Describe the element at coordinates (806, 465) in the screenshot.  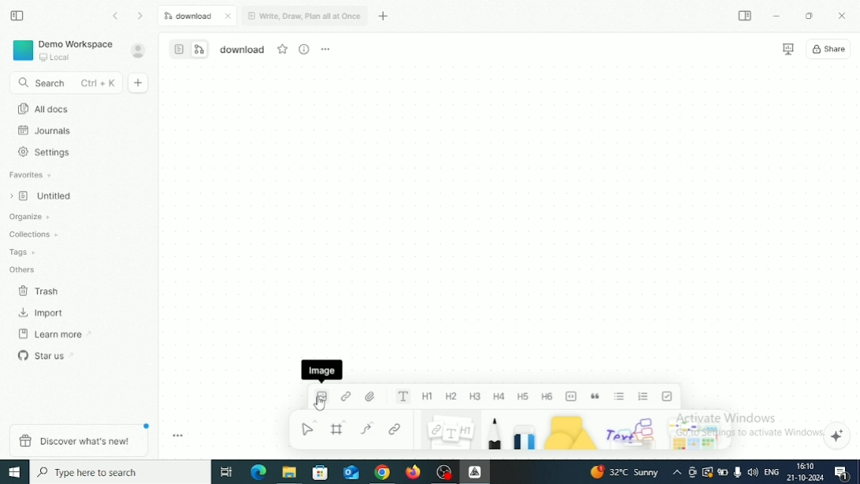
I see `Time` at that location.